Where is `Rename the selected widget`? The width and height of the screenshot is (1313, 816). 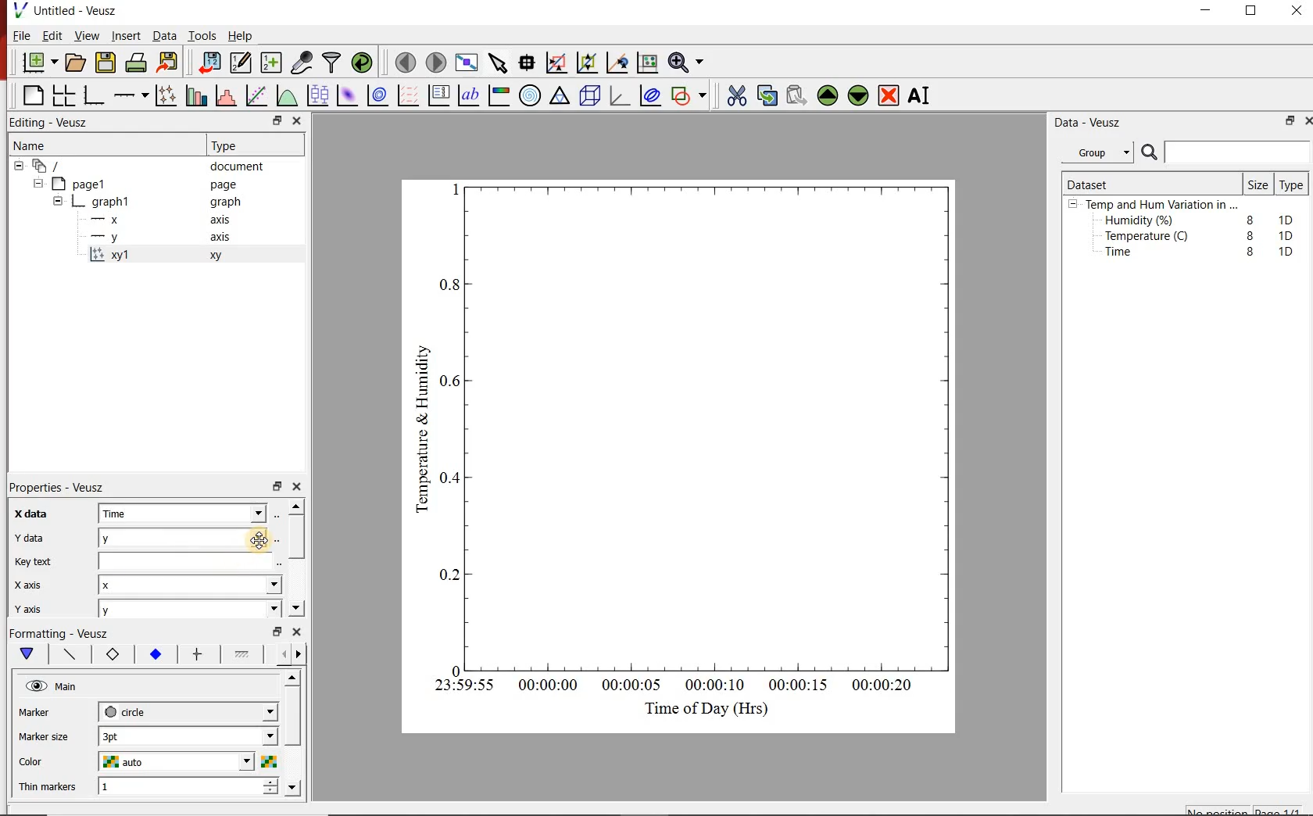
Rename the selected widget is located at coordinates (922, 95).